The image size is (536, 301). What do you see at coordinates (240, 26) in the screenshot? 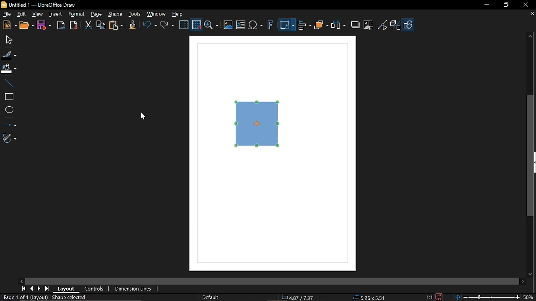
I see `Insert text` at bounding box center [240, 26].